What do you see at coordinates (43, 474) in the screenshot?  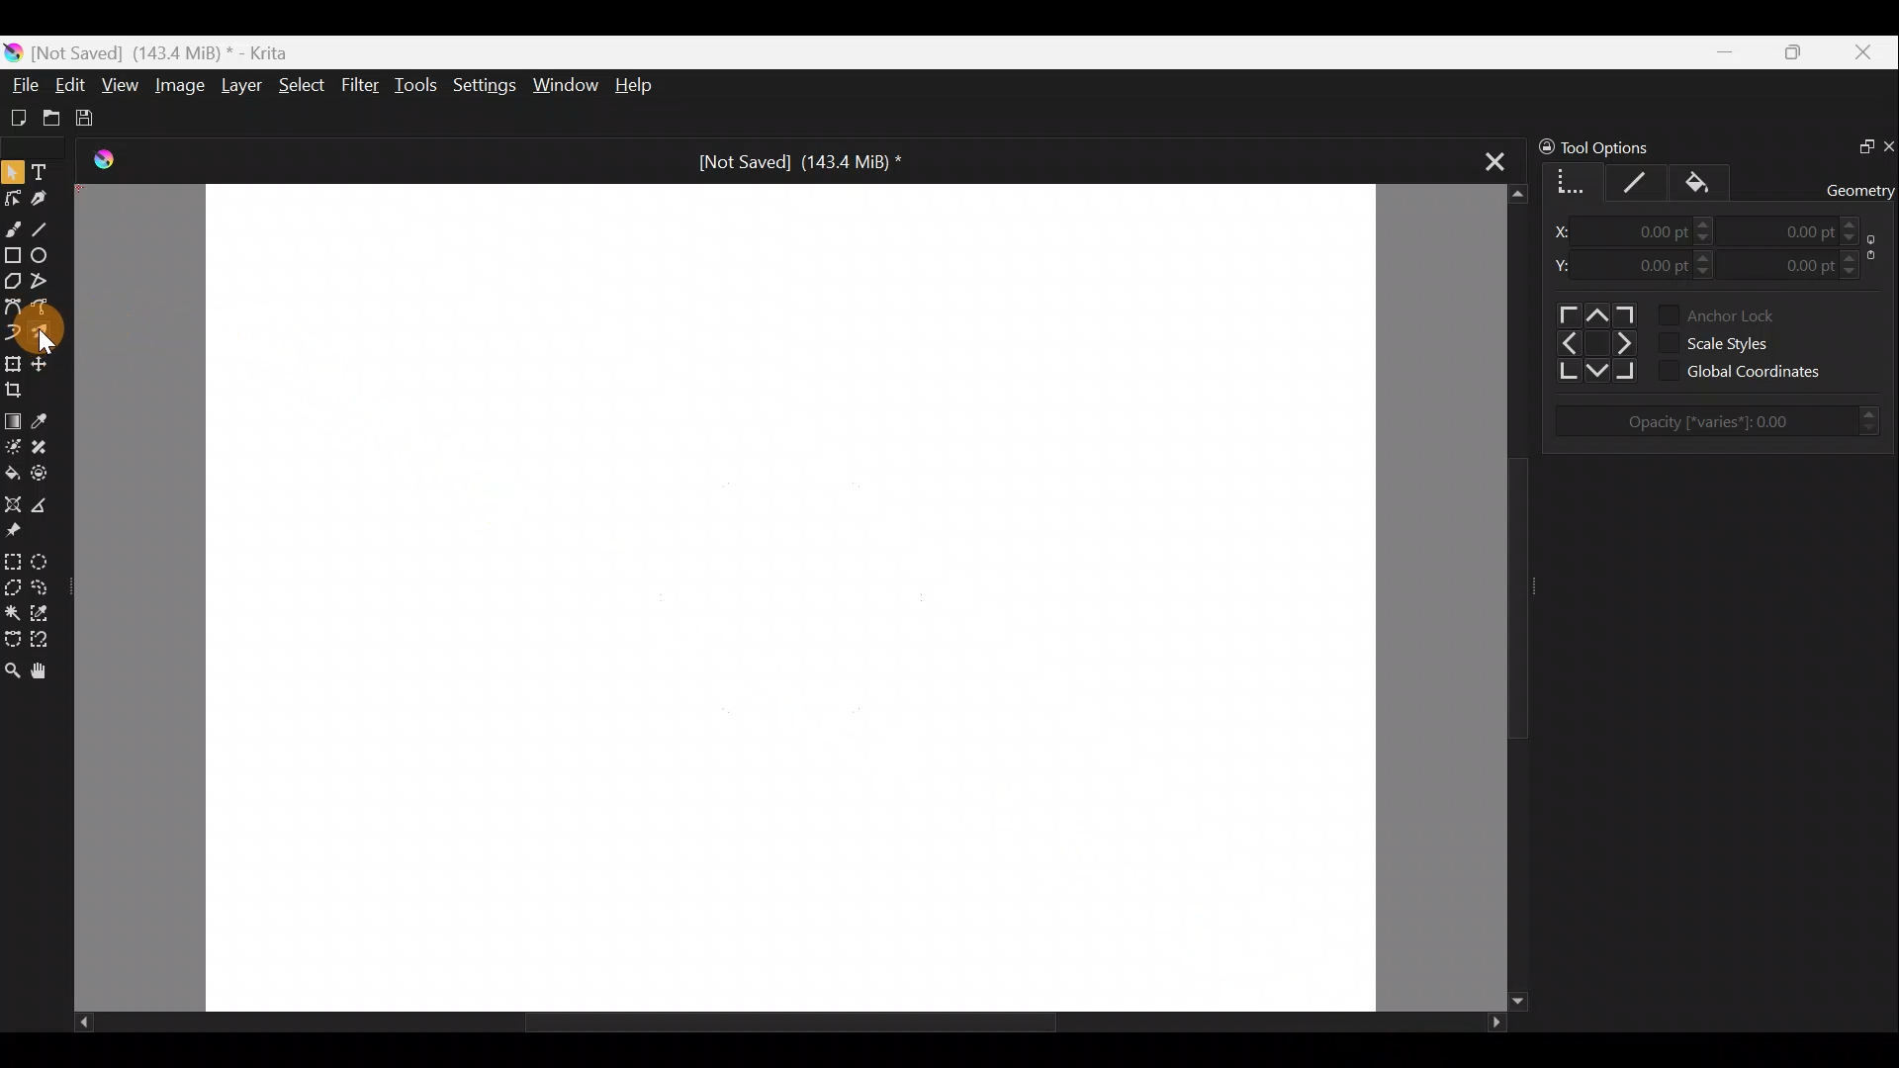 I see `Enclose and fill tool` at bounding box center [43, 474].